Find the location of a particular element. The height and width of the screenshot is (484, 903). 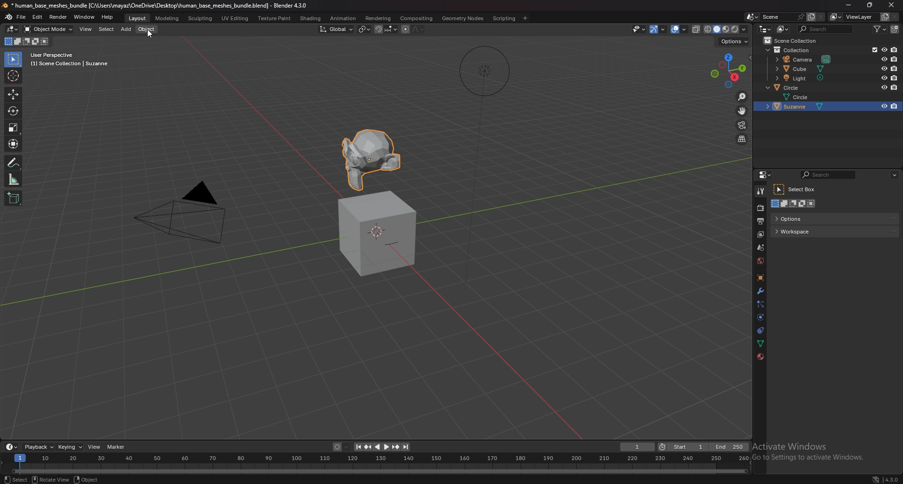

material is located at coordinates (759, 358).